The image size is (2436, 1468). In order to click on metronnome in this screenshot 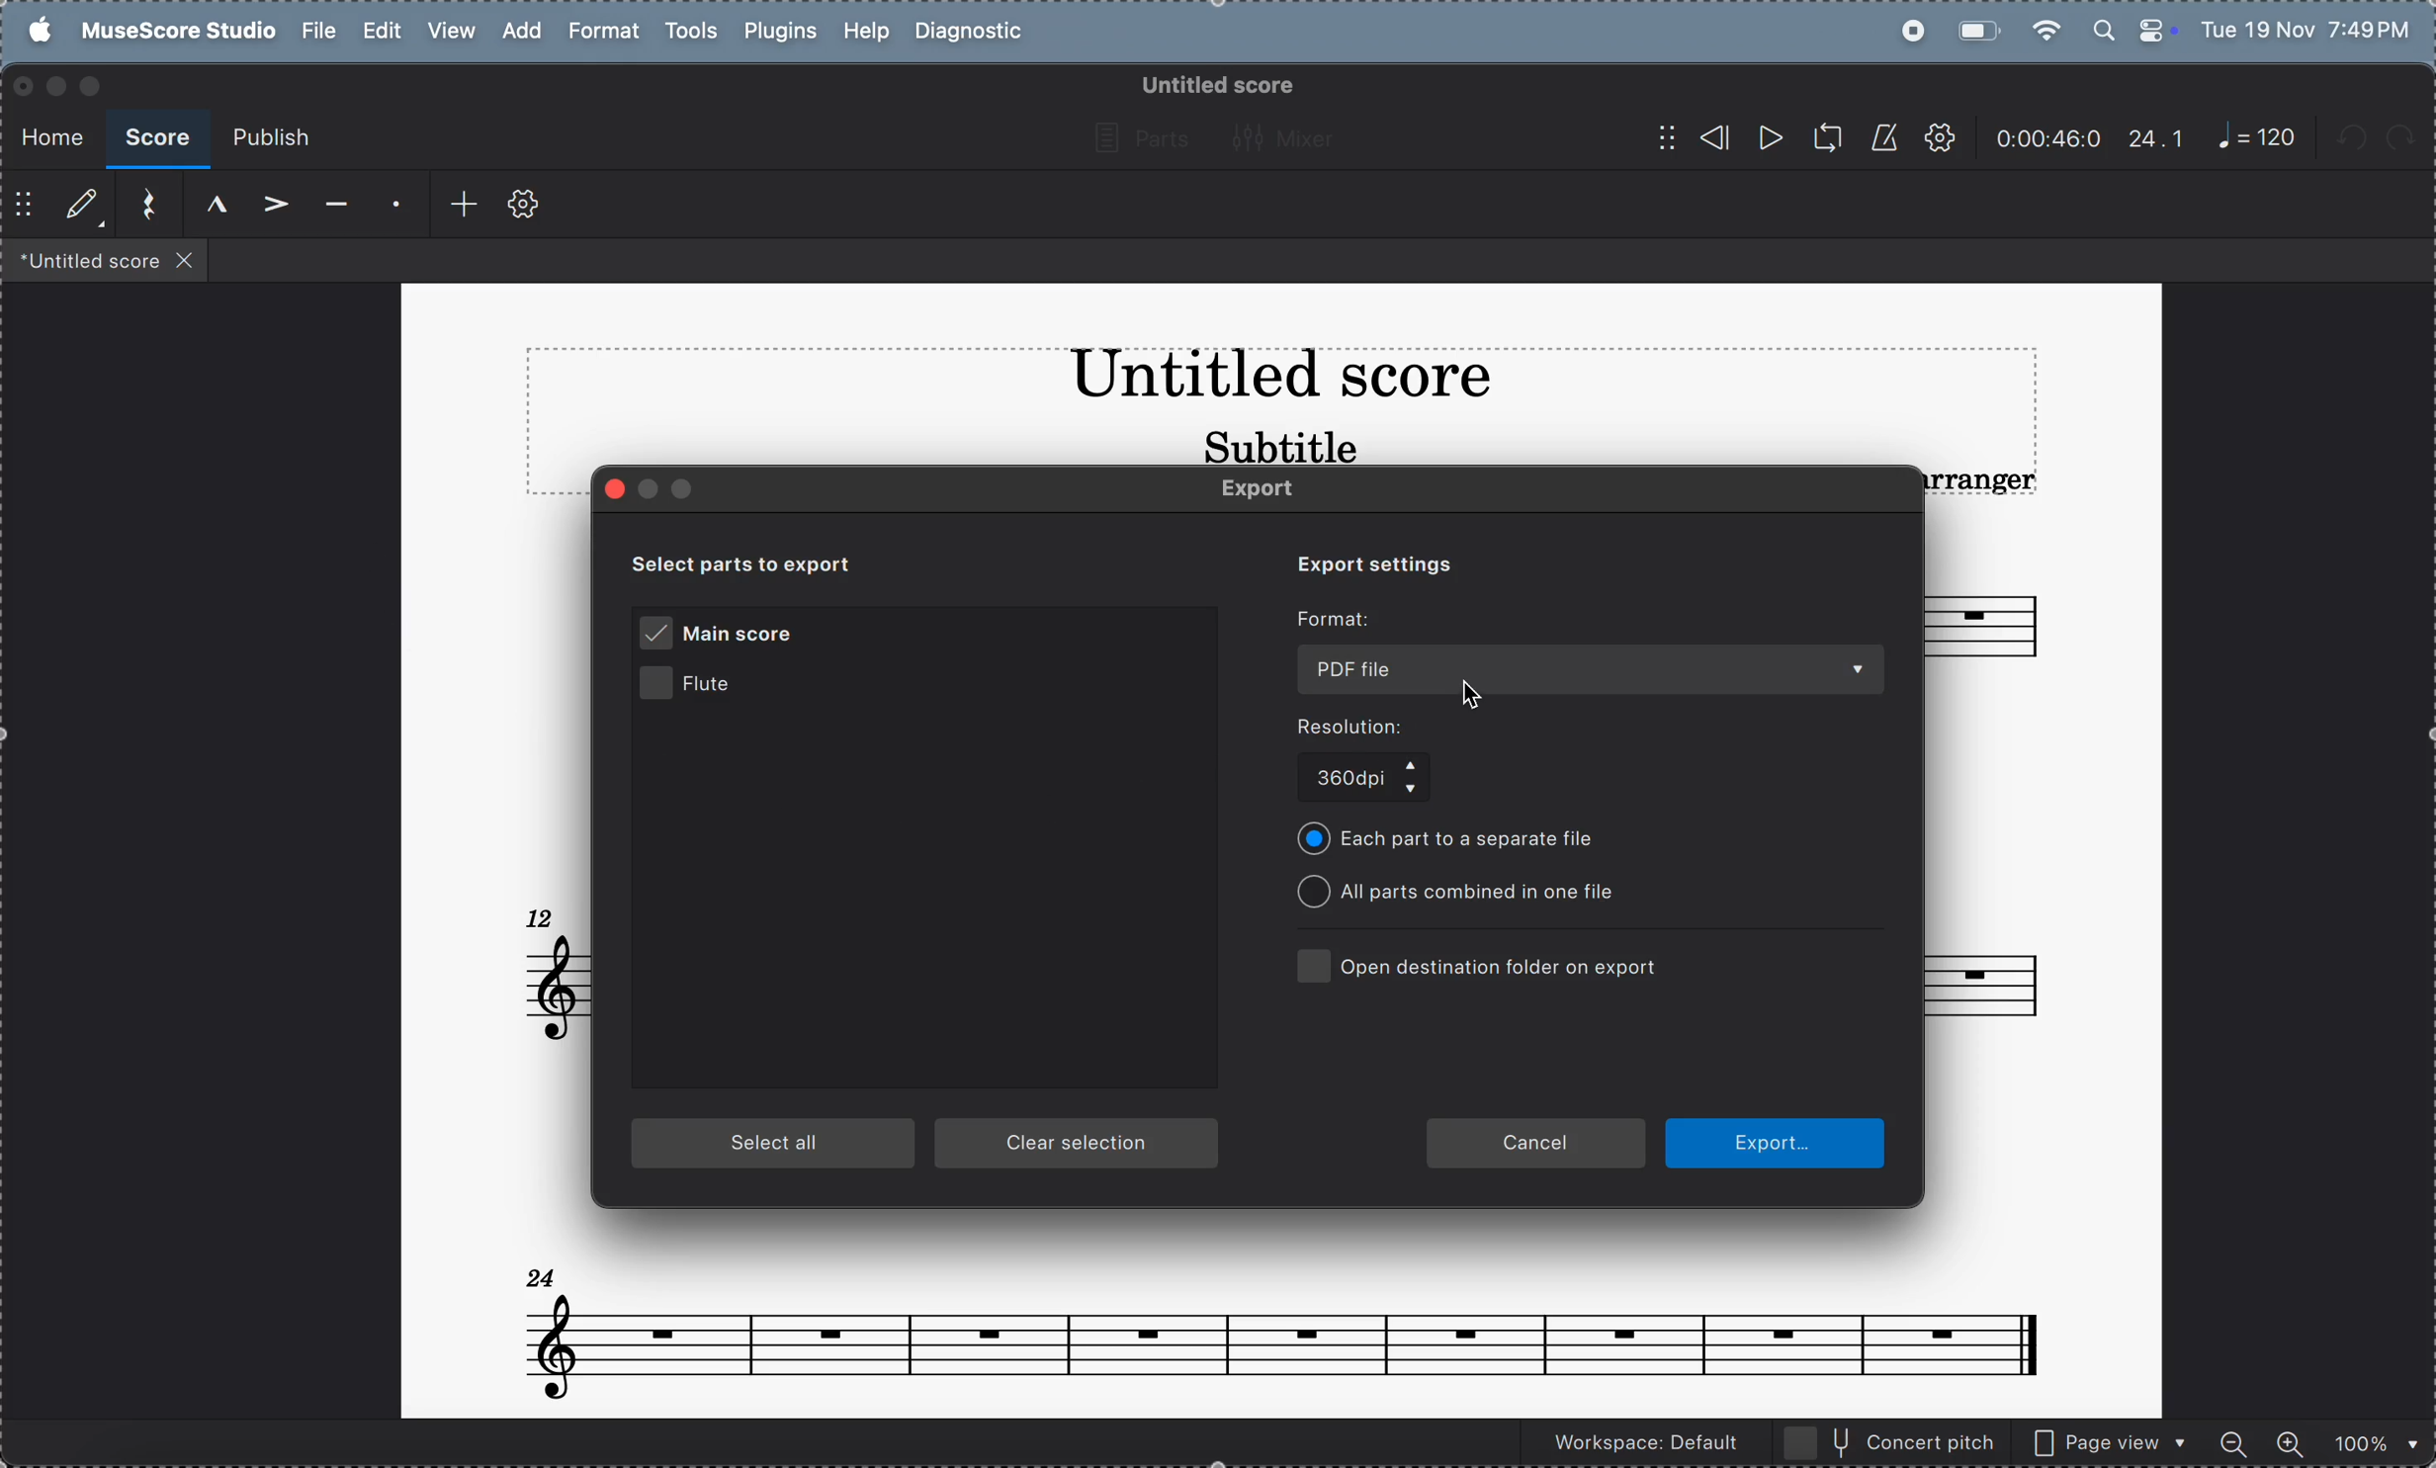, I will do `click(1880, 137)`.